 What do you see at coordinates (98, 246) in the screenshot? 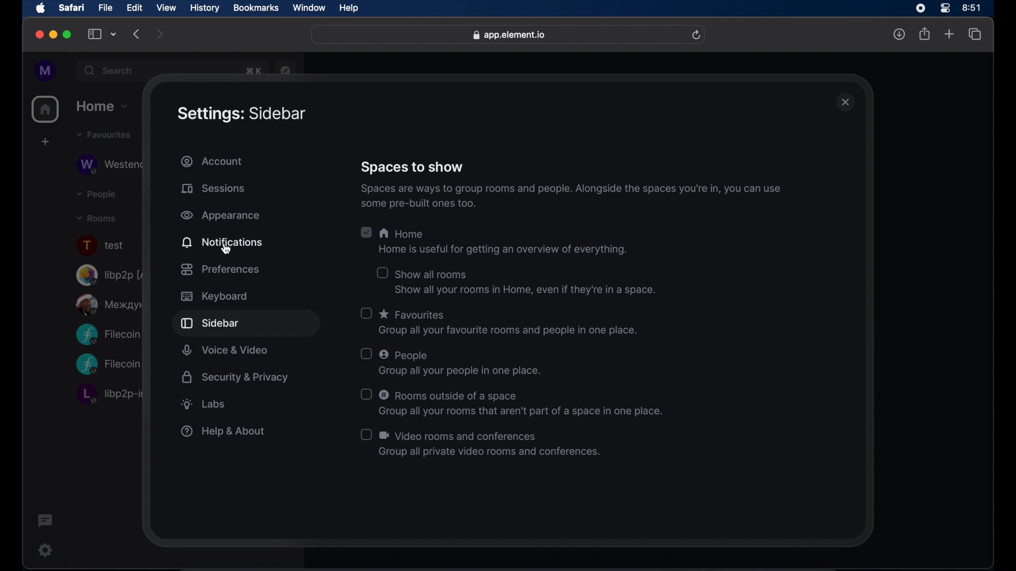
I see `text` at bounding box center [98, 246].